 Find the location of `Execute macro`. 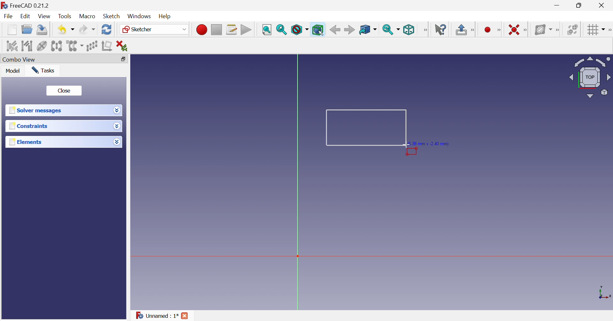

Execute macro is located at coordinates (246, 30).